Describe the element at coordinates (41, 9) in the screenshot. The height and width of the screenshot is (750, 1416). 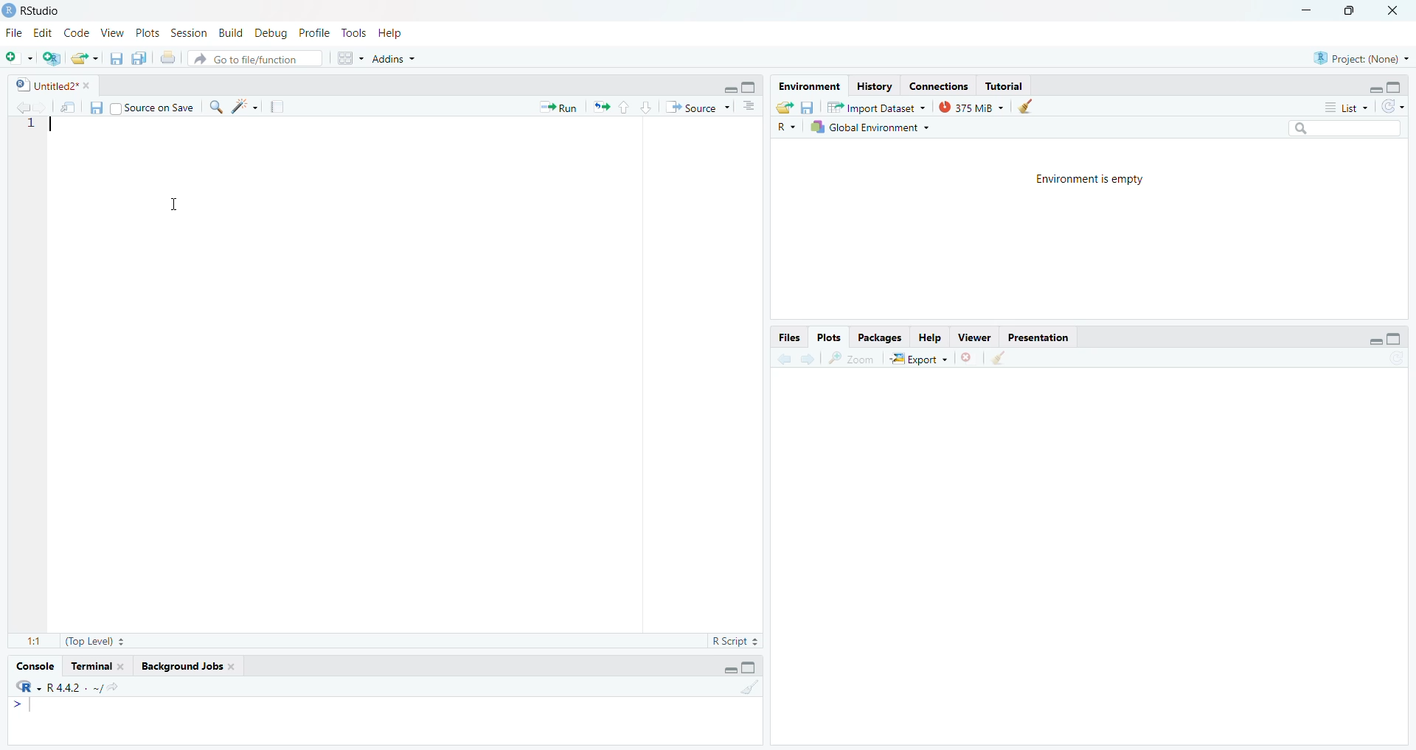
I see ` RStudio` at that location.